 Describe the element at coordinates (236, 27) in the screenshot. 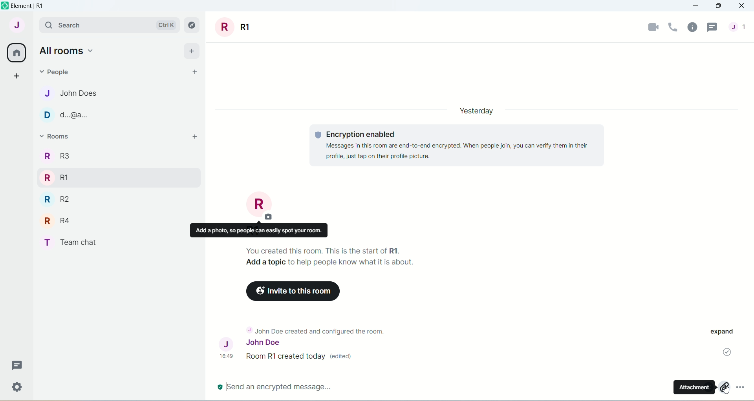

I see `room title R R1` at that location.